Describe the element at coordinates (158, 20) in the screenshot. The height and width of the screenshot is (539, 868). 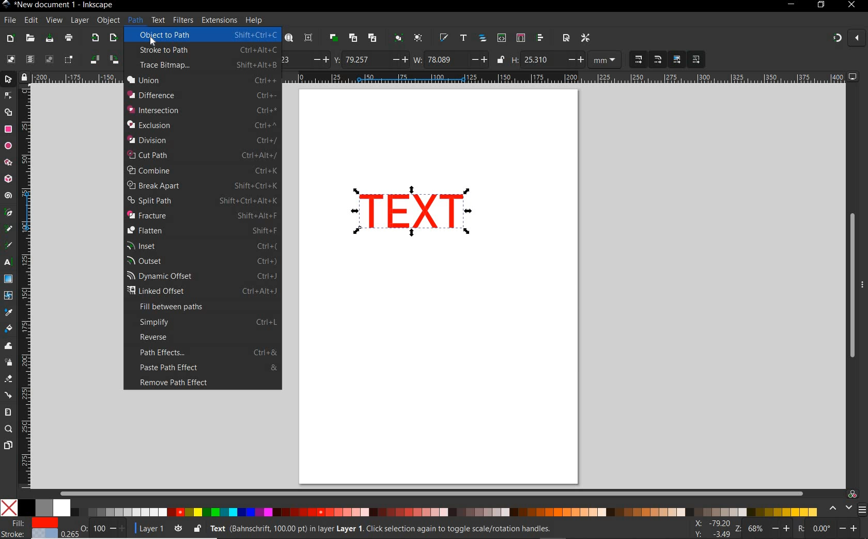
I see `TEXT` at that location.